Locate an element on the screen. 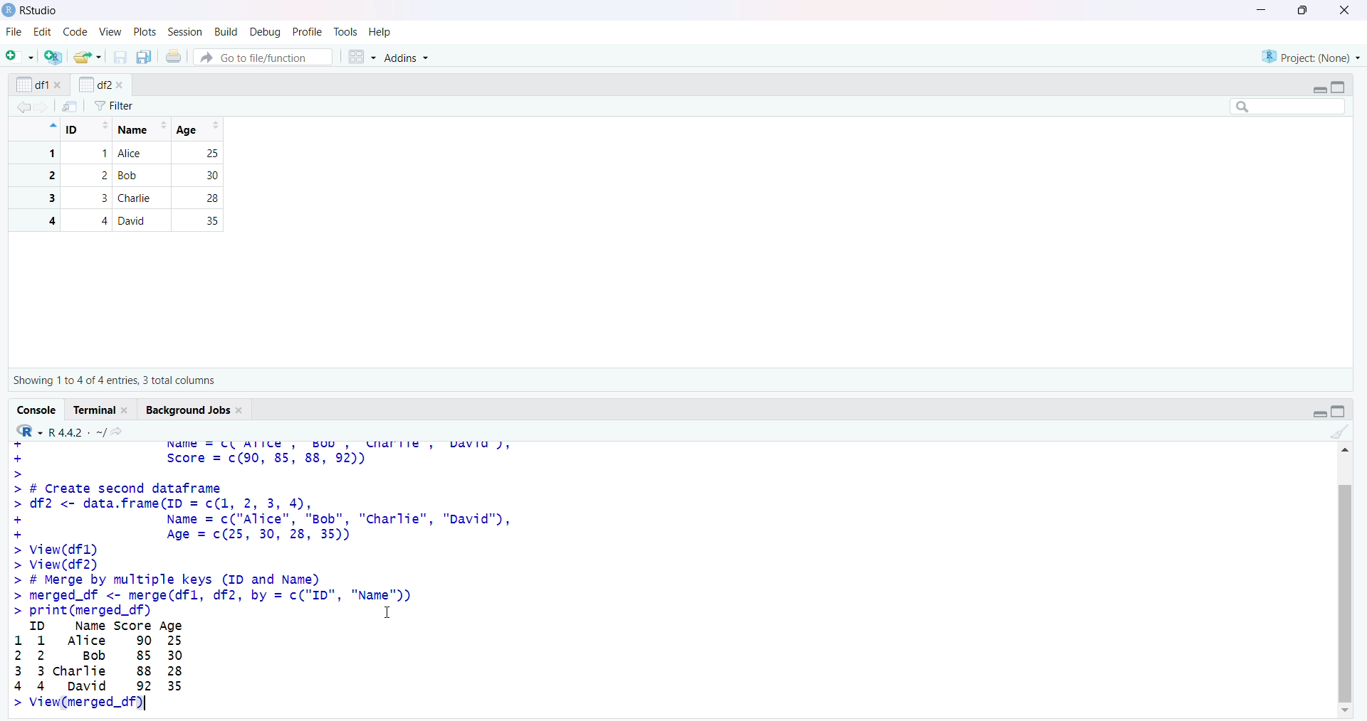 The image size is (1367, 721). forward is located at coordinates (43, 107).